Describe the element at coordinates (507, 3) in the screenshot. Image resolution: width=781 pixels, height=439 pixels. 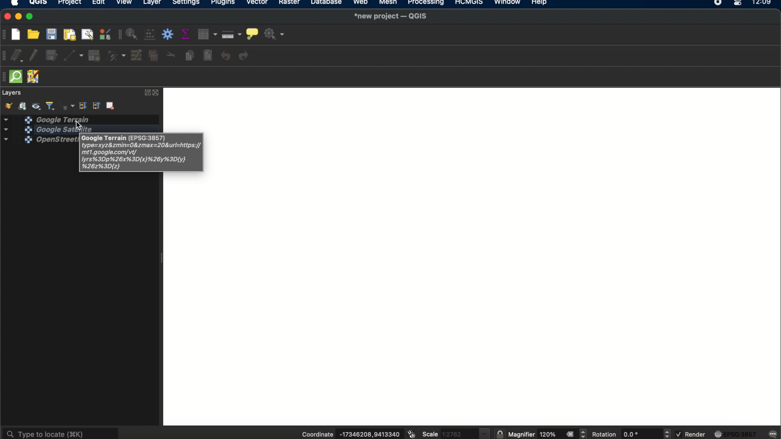
I see `window` at that location.